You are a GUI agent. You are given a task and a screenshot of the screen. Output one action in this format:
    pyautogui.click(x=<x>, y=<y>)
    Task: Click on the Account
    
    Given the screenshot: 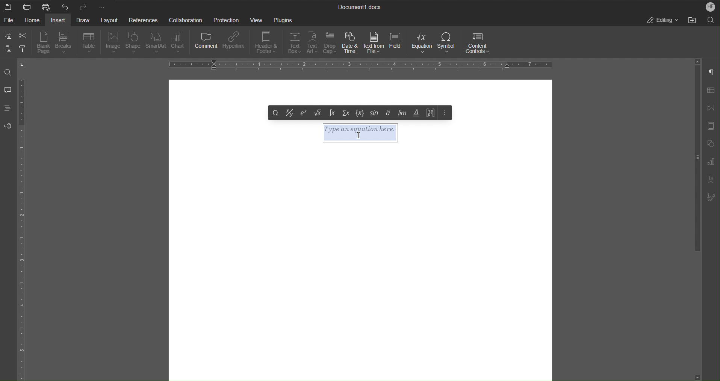 What is the action you would take?
    pyautogui.click(x=709, y=6)
    